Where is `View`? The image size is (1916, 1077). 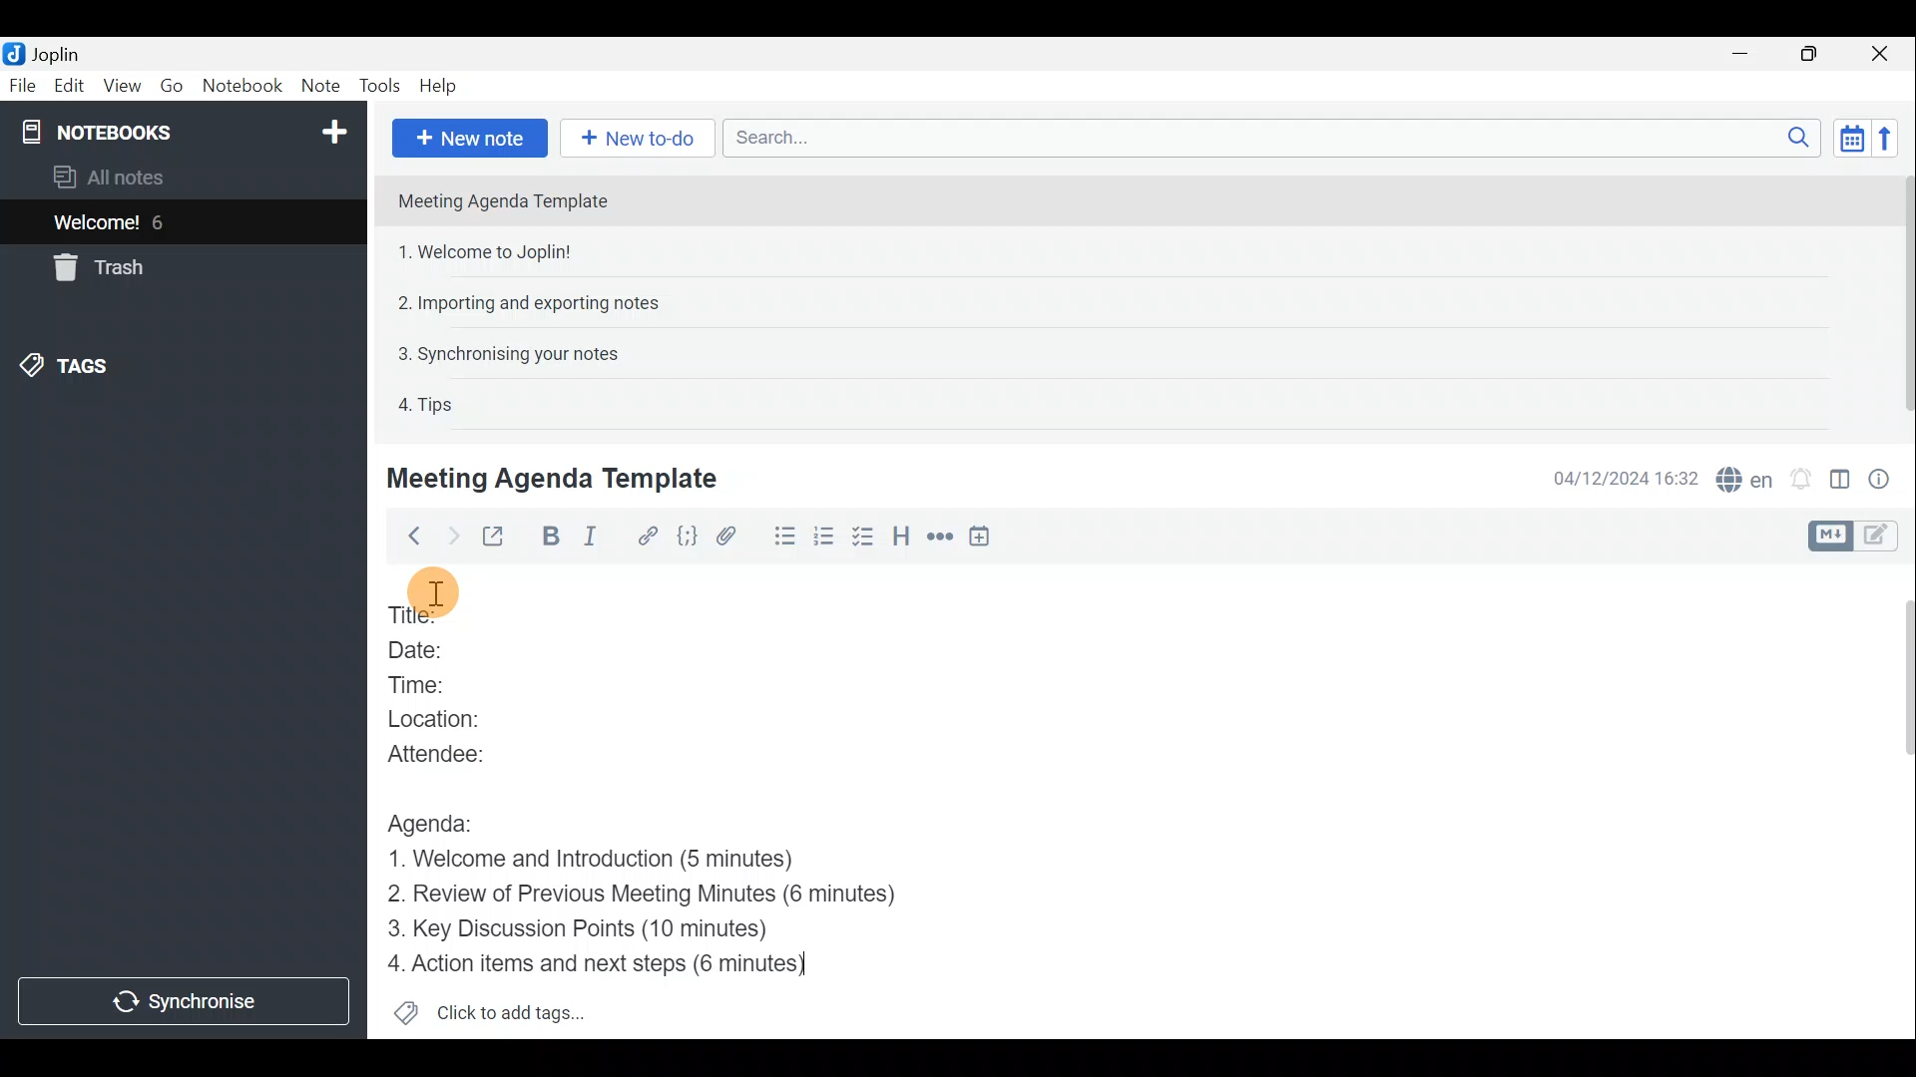 View is located at coordinates (119, 88).